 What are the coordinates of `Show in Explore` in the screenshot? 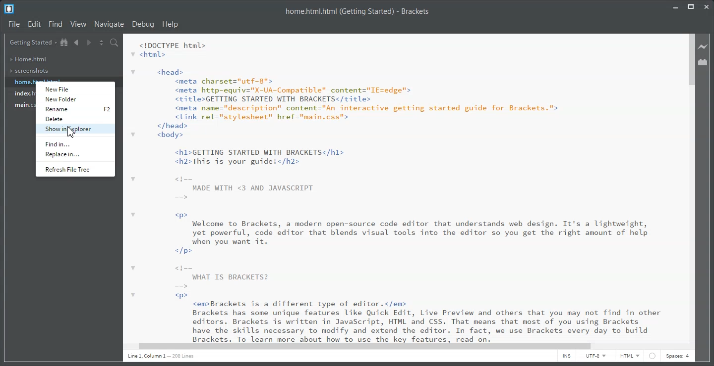 It's located at (74, 129).